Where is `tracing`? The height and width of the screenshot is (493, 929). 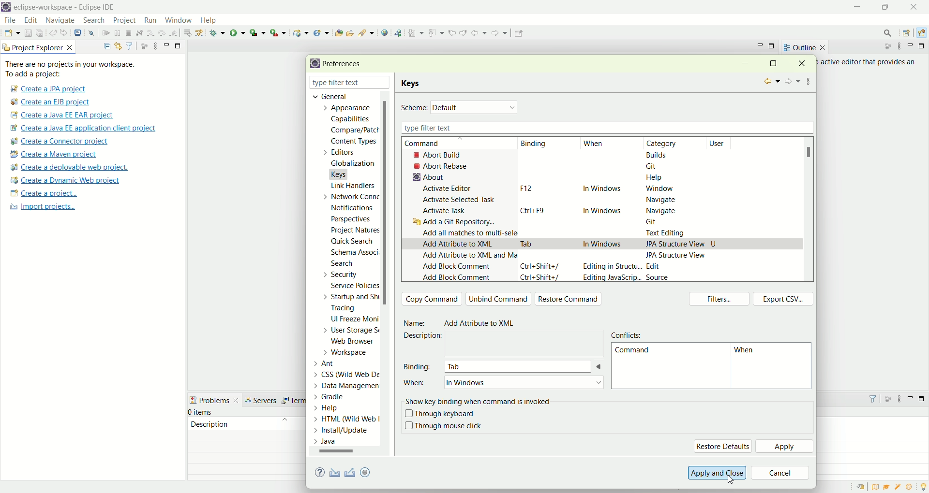 tracing is located at coordinates (350, 309).